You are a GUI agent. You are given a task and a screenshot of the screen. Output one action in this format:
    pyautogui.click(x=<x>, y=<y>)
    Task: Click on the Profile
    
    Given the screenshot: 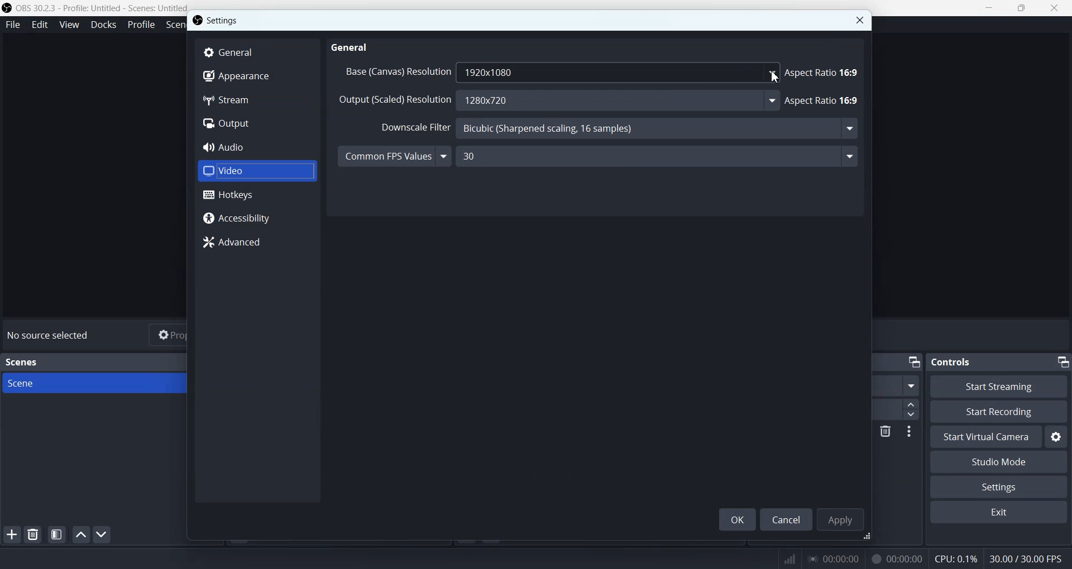 What is the action you would take?
    pyautogui.click(x=140, y=26)
    